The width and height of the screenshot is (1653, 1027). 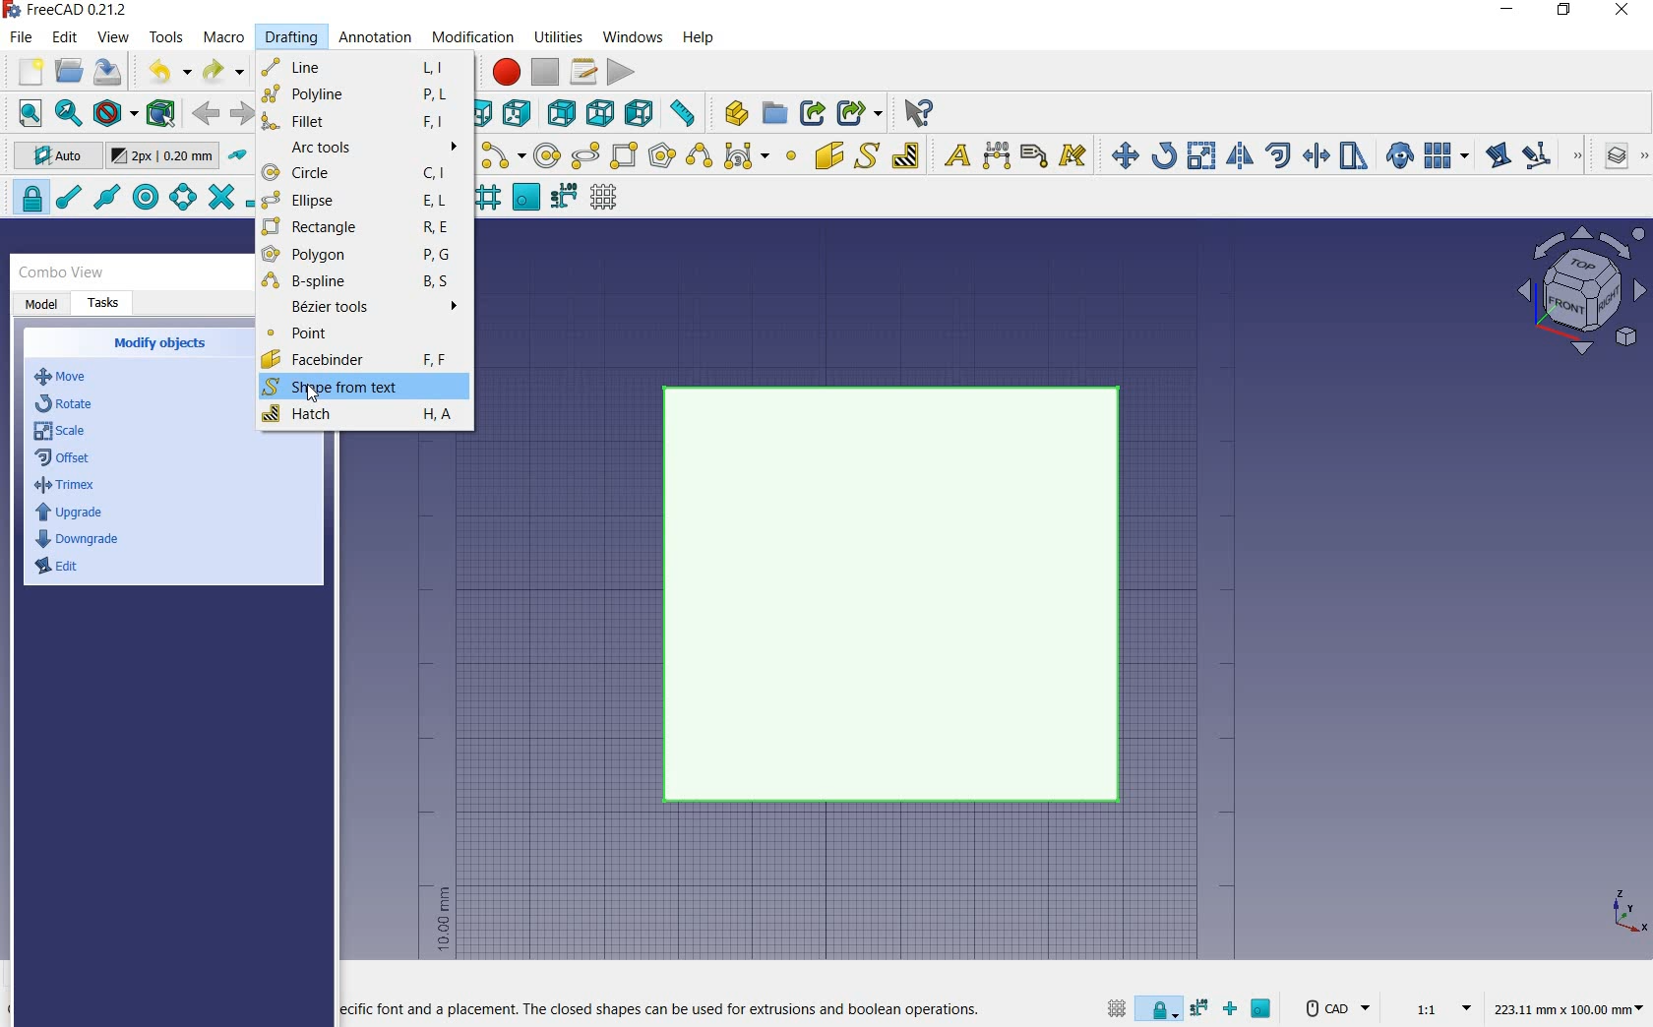 I want to click on point, so click(x=790, y=157).